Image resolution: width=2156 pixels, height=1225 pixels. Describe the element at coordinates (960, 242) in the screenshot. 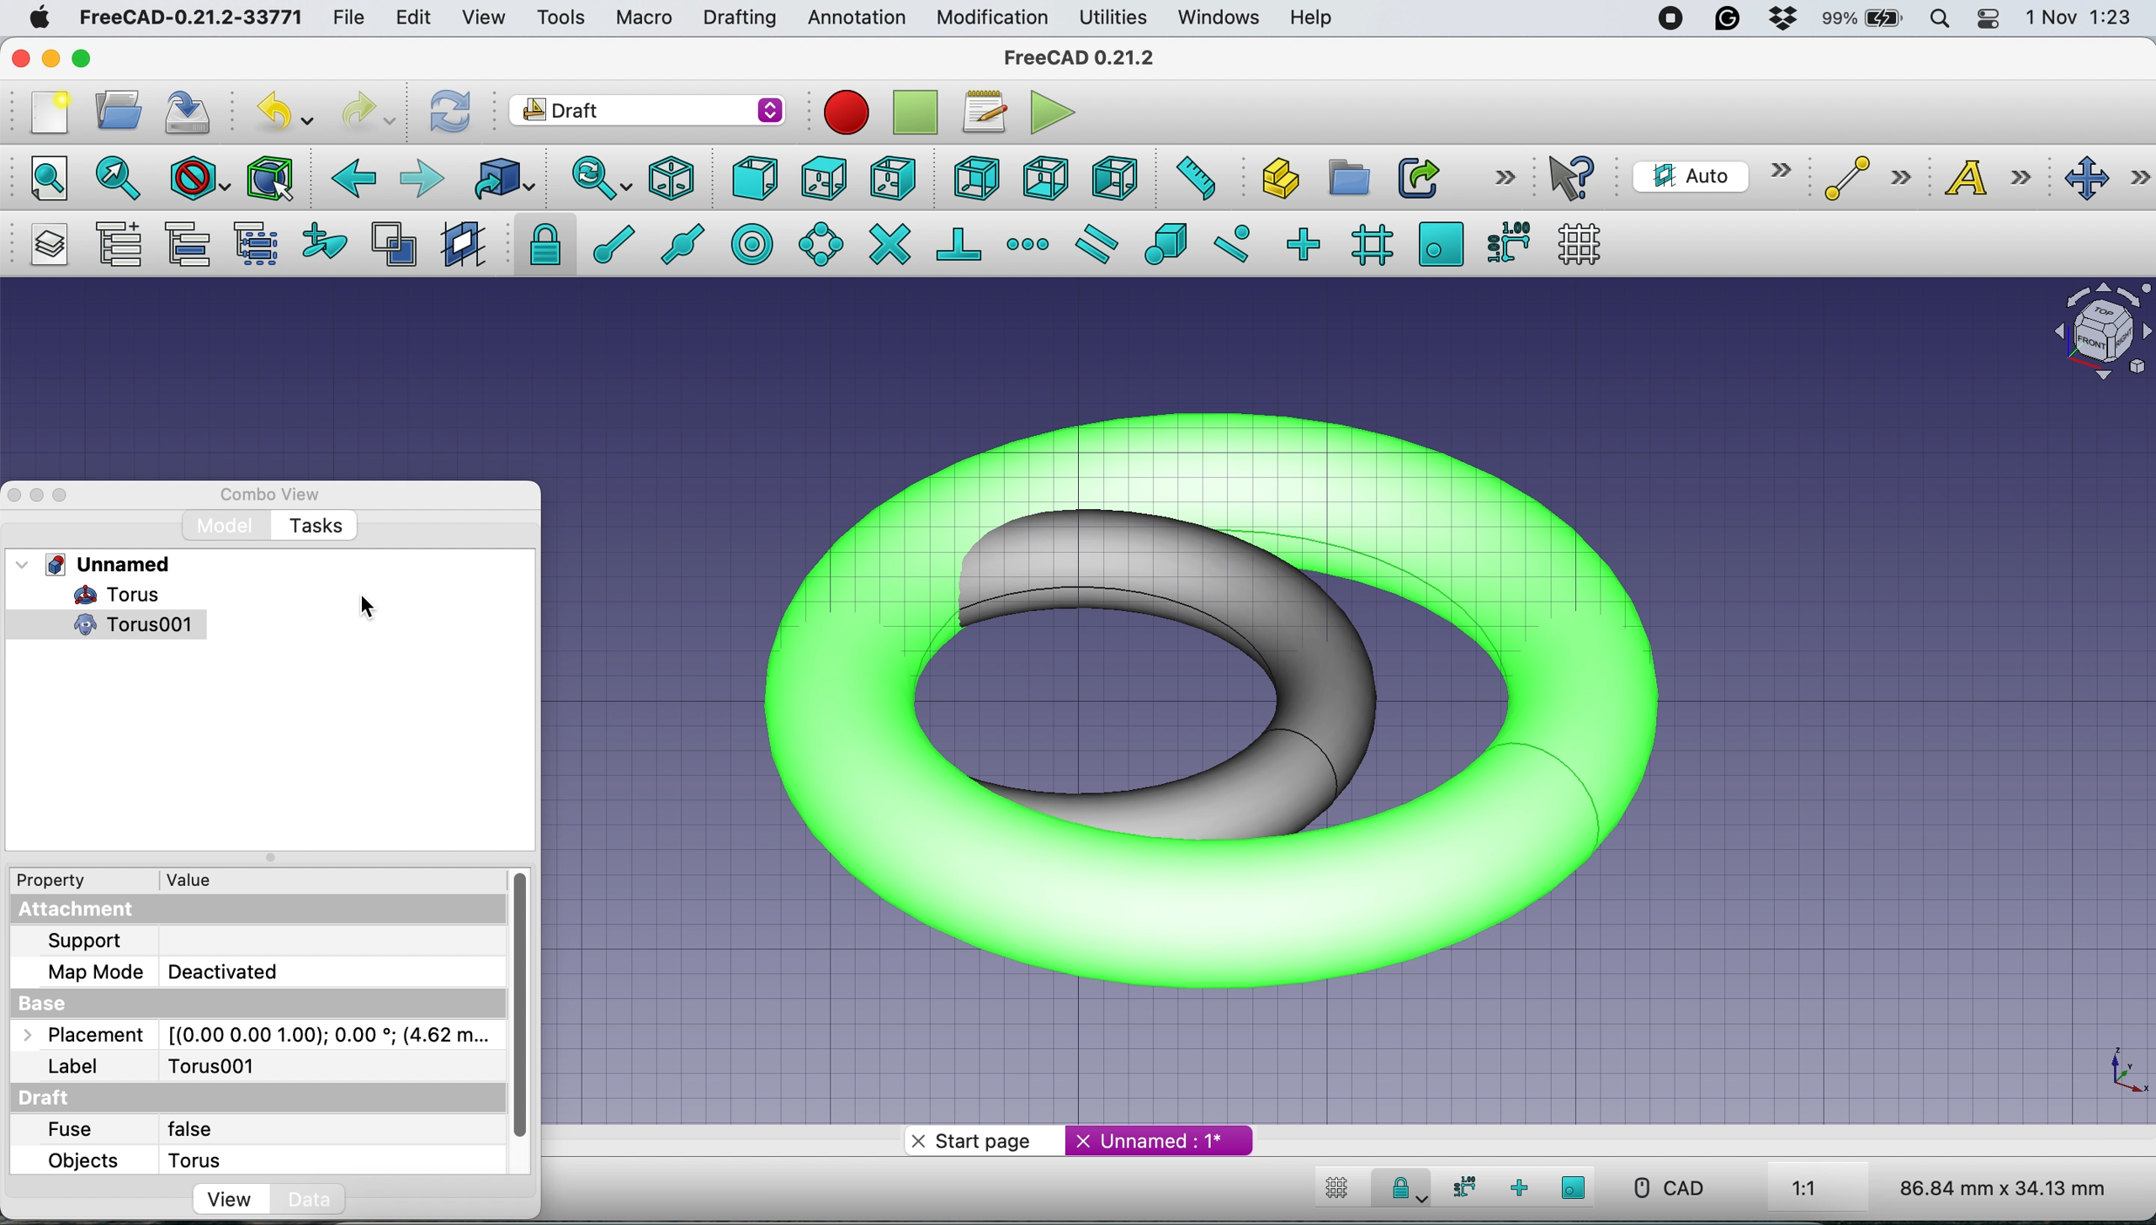

I see `snap perpendicular` at that location.